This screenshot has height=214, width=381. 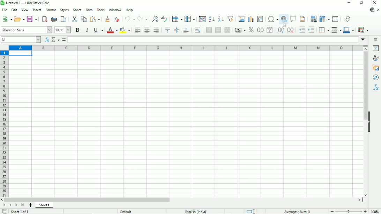 What do you see at coordinates (98, 30) in the screenshot?
I see `Underline` at bounding box center [98, 30].